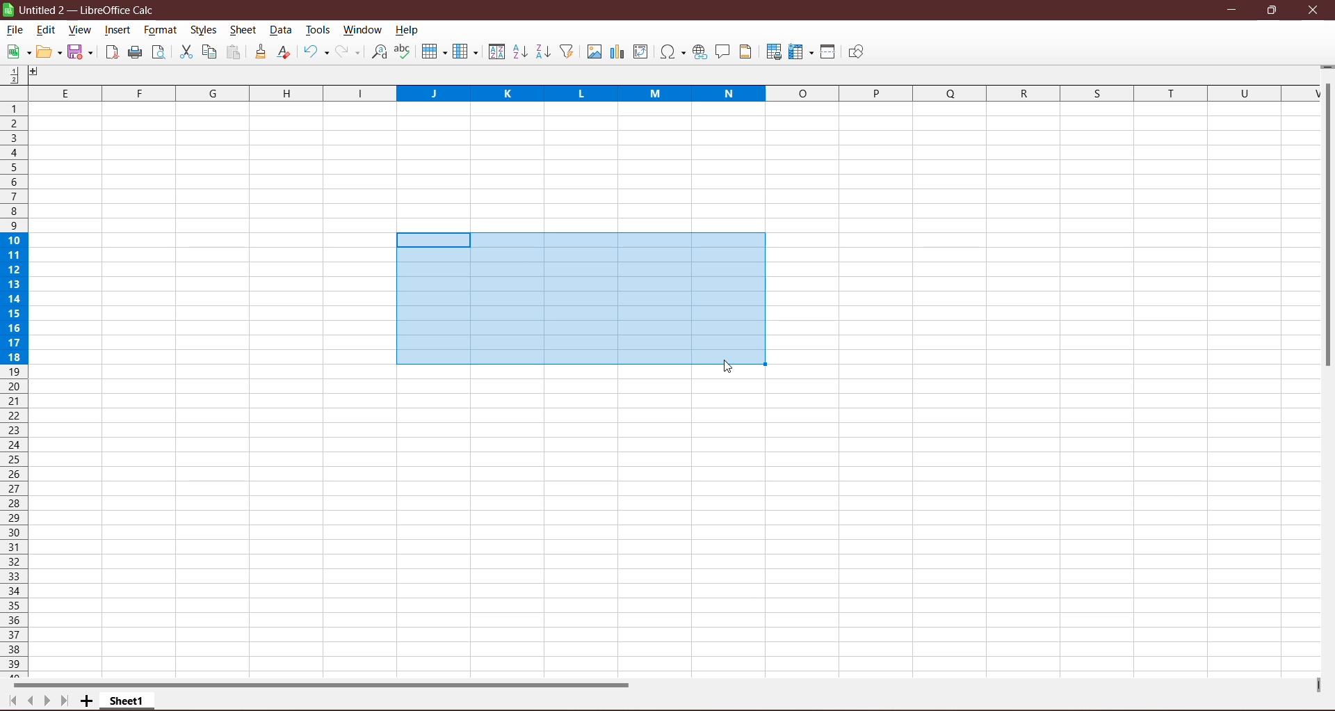 Image resolution: width=1335 pixels, height=711 pixels. Describe the element at coordinates (379, 51) in the screenshot. I see `Find and Replace` at that location.